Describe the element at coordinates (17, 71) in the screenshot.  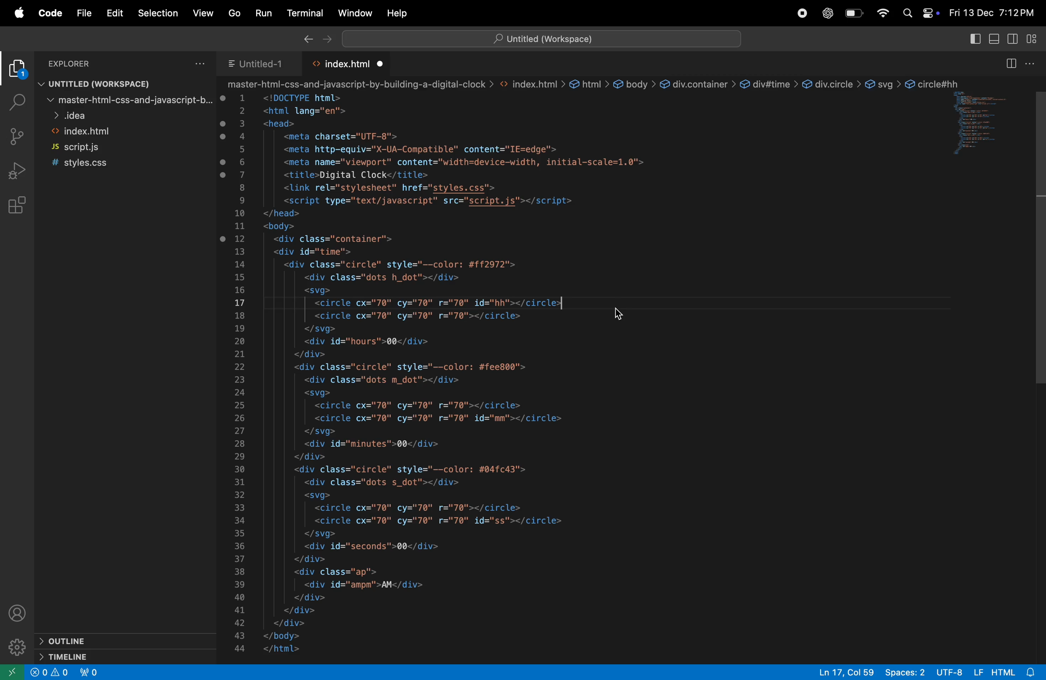
I see `extension` at that location.